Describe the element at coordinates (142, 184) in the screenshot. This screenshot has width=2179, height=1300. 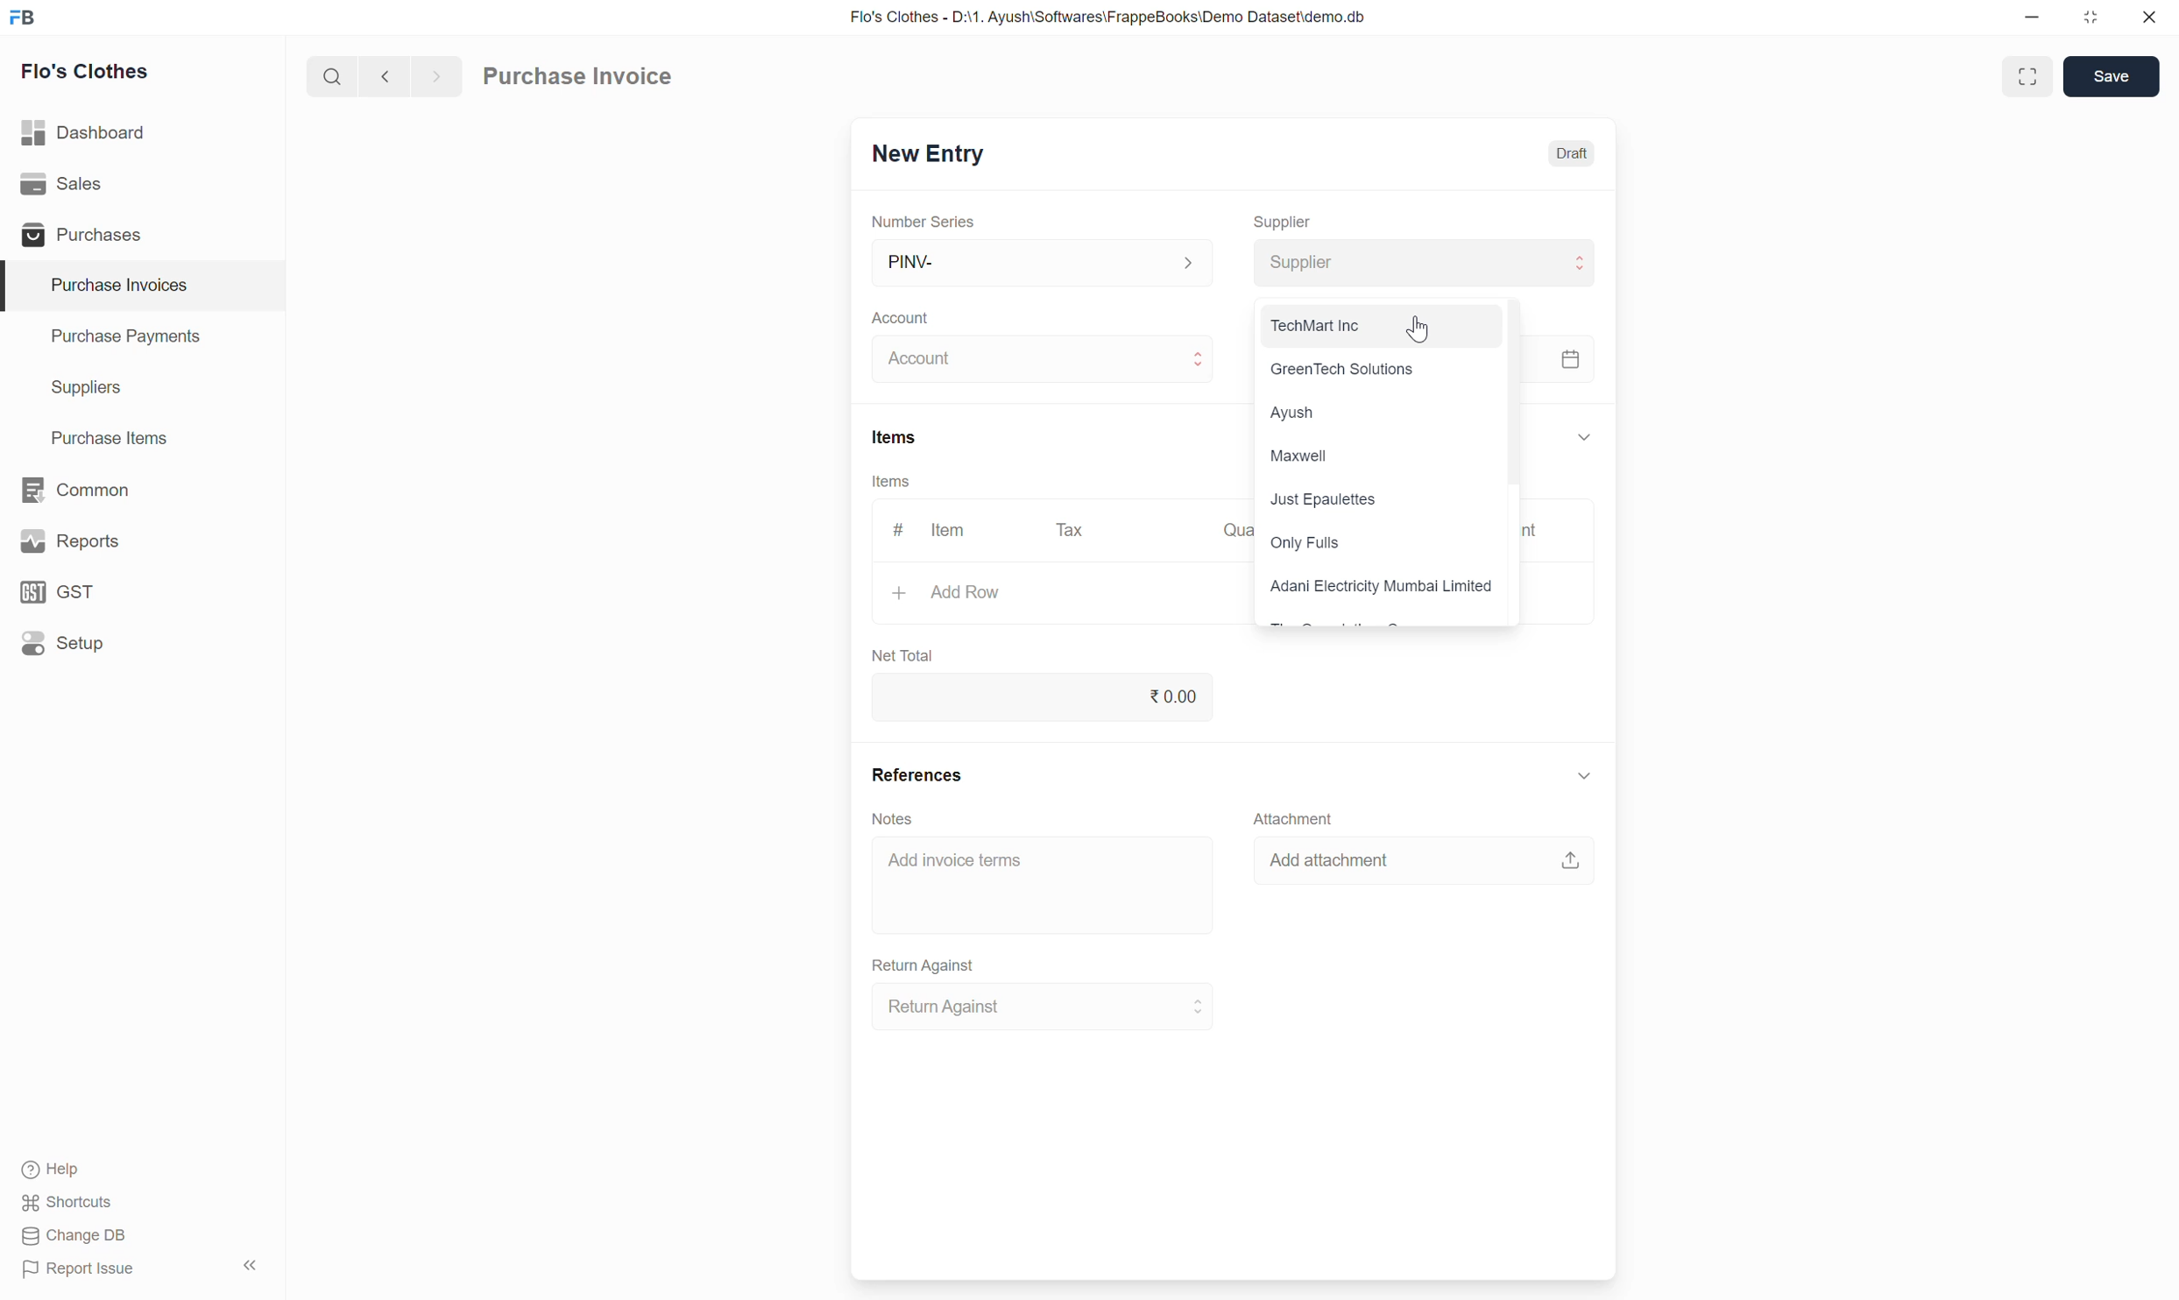
I see `Sales` at that location.